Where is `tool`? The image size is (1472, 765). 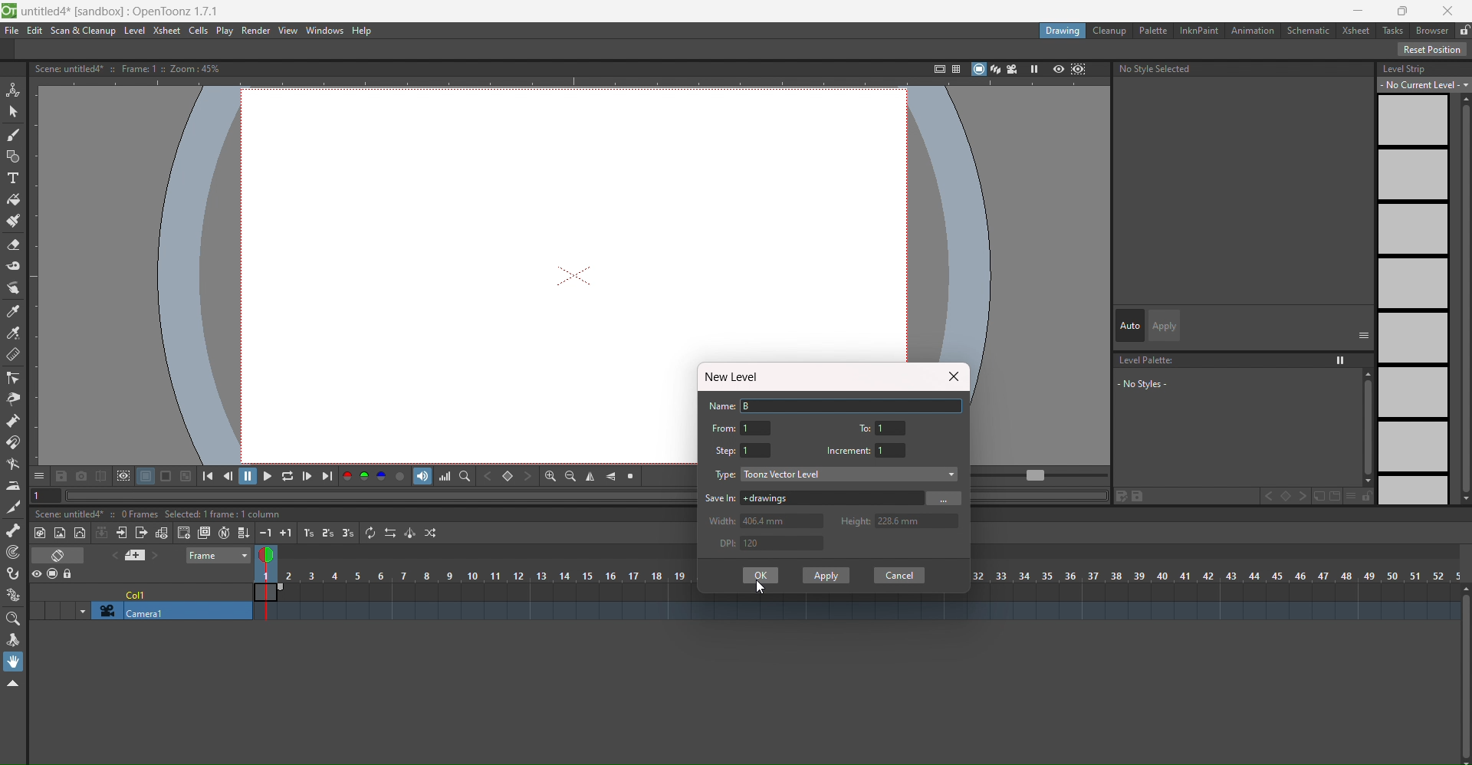 tool is located at coordinates (186, 475).